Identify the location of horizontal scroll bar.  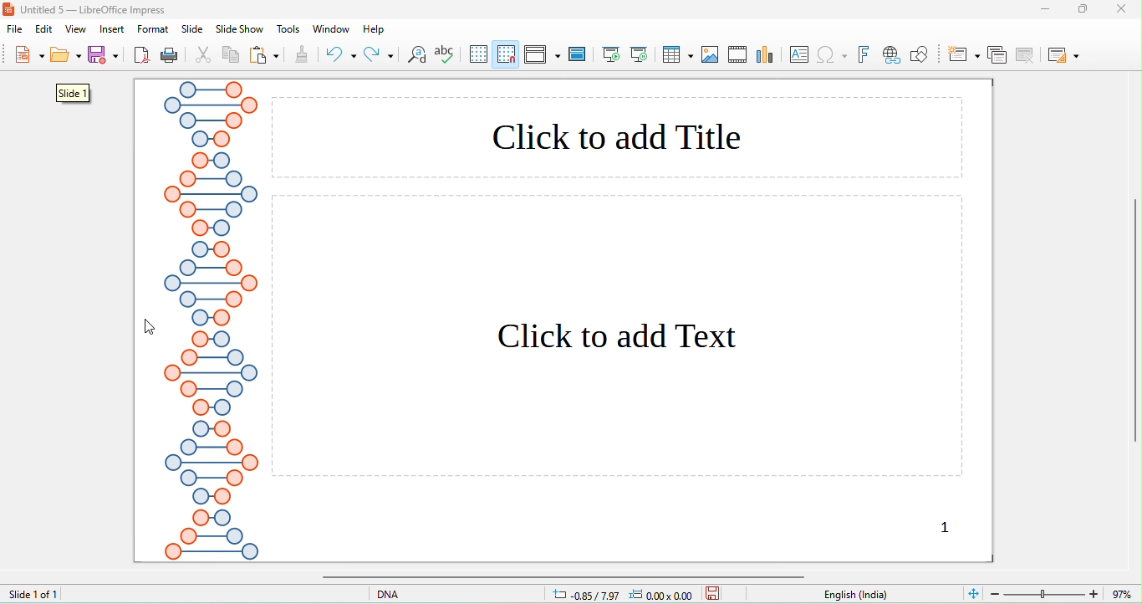
(558, 576).